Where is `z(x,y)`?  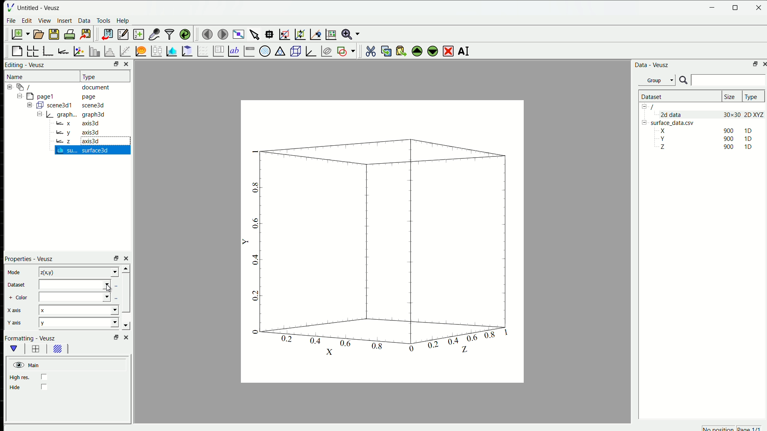
z(x,y) is located at coordinates (74, 272).